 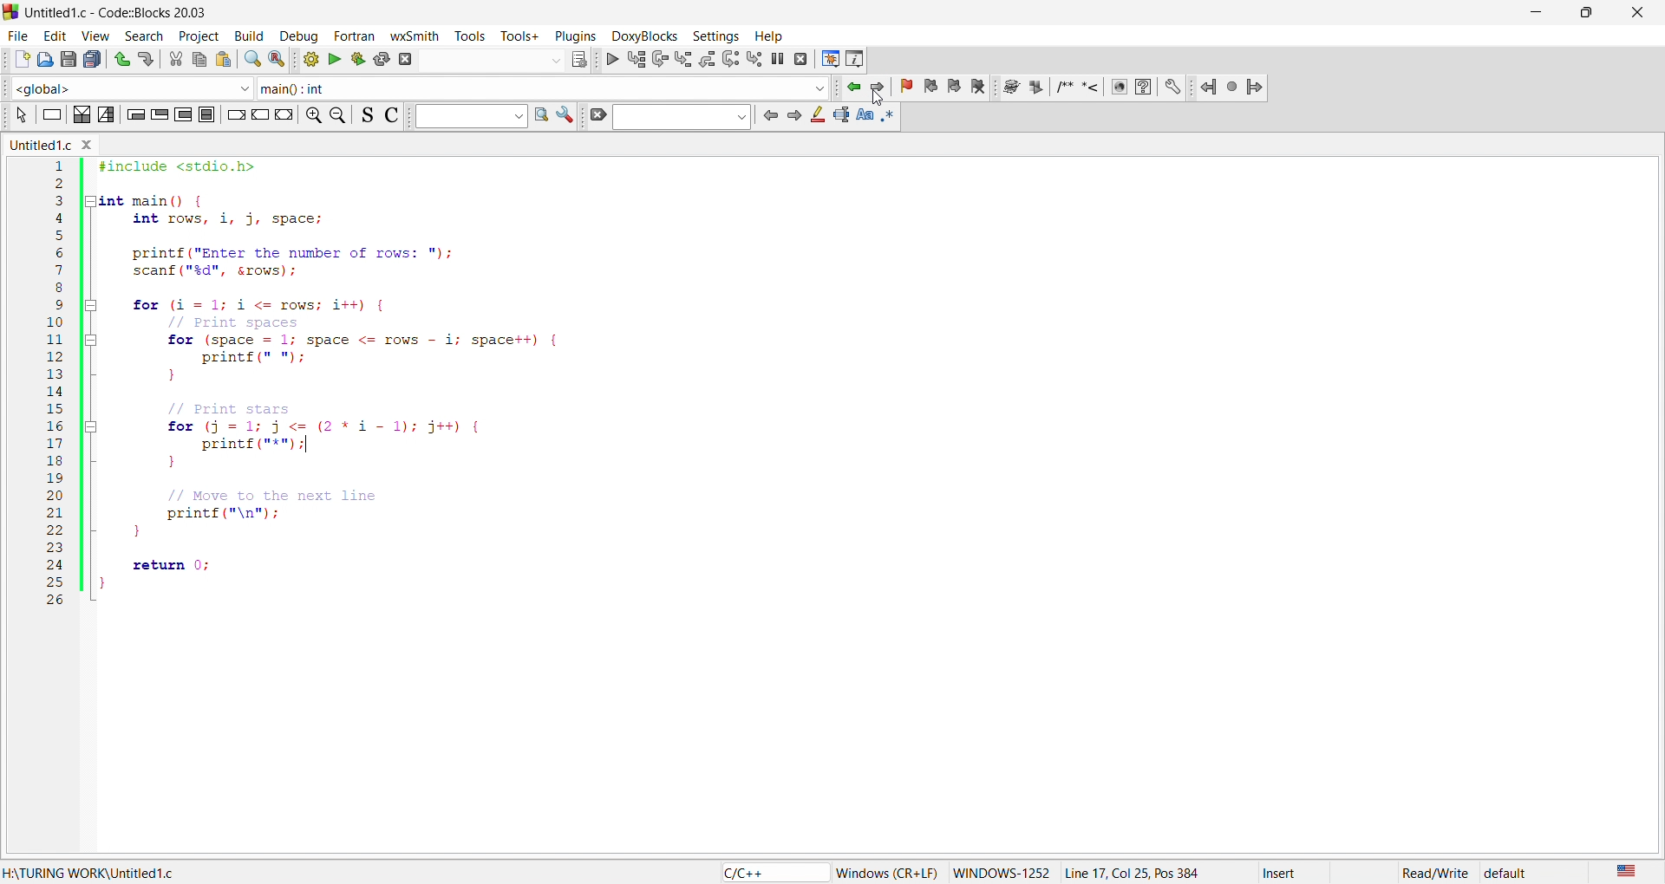 What do you see at coordinates (1085, 85) in the screenshot?
I see `docxy blocks` at bounding box center [1085, 85].